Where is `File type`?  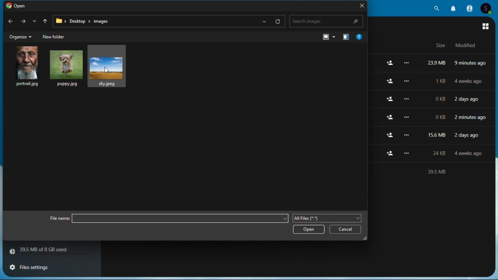
File type is located at coordinates (328, 218).